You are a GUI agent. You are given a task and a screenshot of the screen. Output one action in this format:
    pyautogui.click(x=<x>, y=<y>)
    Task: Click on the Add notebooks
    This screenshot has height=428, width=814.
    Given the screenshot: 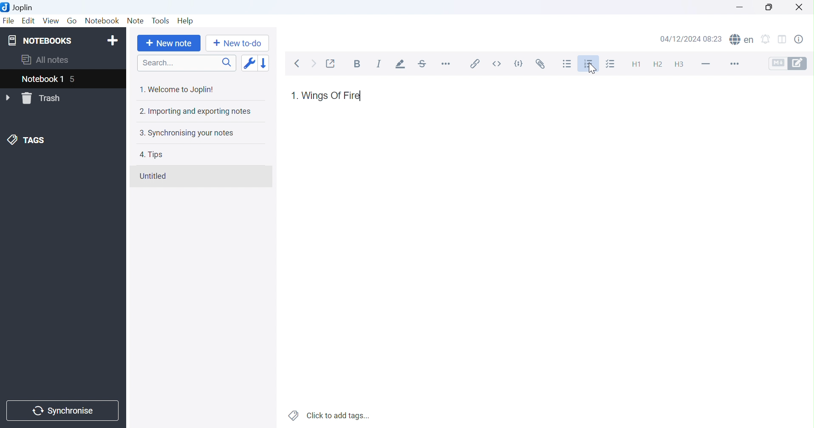 What is the action you would take?
    pyautogui.click(x=114, y=39)
    